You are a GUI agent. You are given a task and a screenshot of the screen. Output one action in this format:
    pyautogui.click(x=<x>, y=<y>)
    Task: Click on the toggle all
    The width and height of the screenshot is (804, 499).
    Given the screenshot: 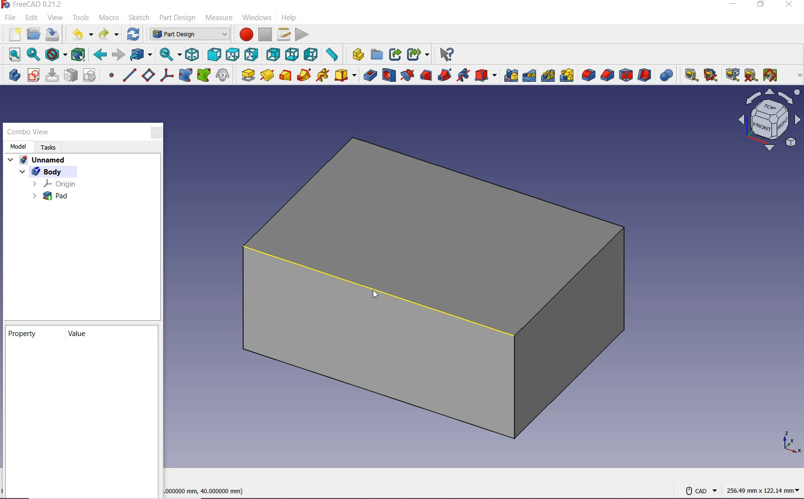 What is the action you would take?
    pyautogui.click(x=771, y=75)
    